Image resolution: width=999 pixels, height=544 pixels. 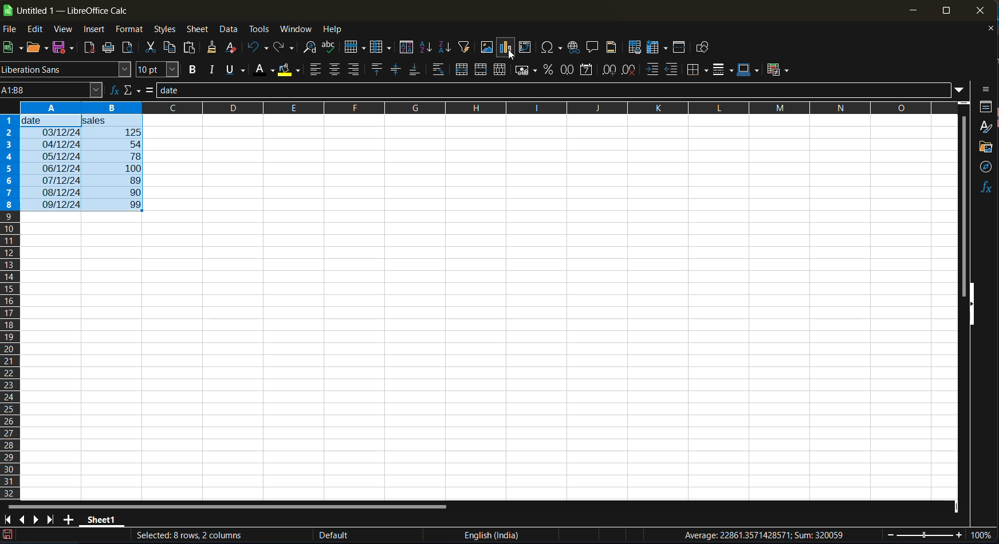 I want to click on formula, so click(x=150, y=90).